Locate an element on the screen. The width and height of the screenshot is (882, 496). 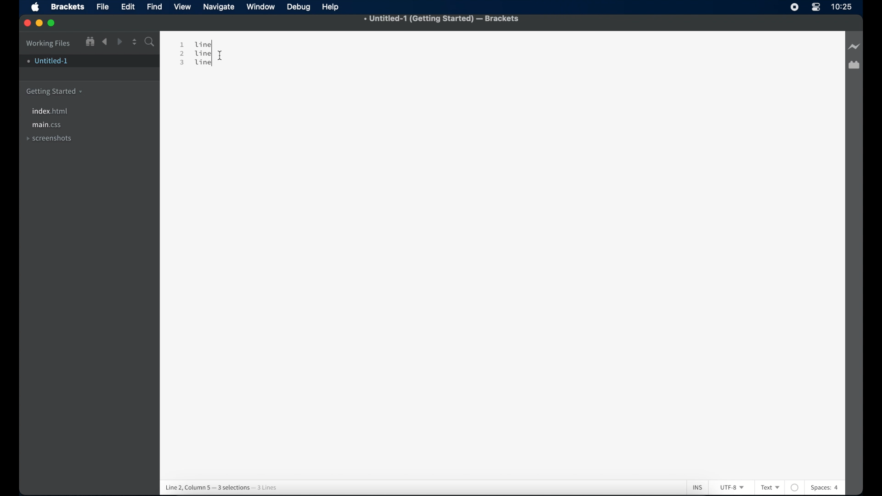
debug is located at coordinates (299, 7).